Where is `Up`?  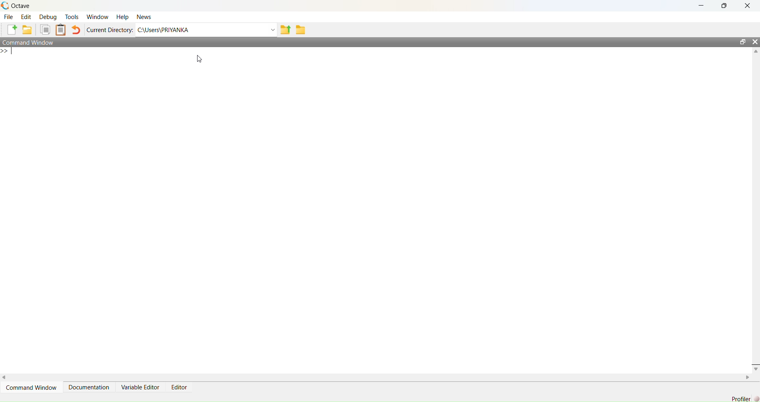
Up is located at coordinates (755, 54).